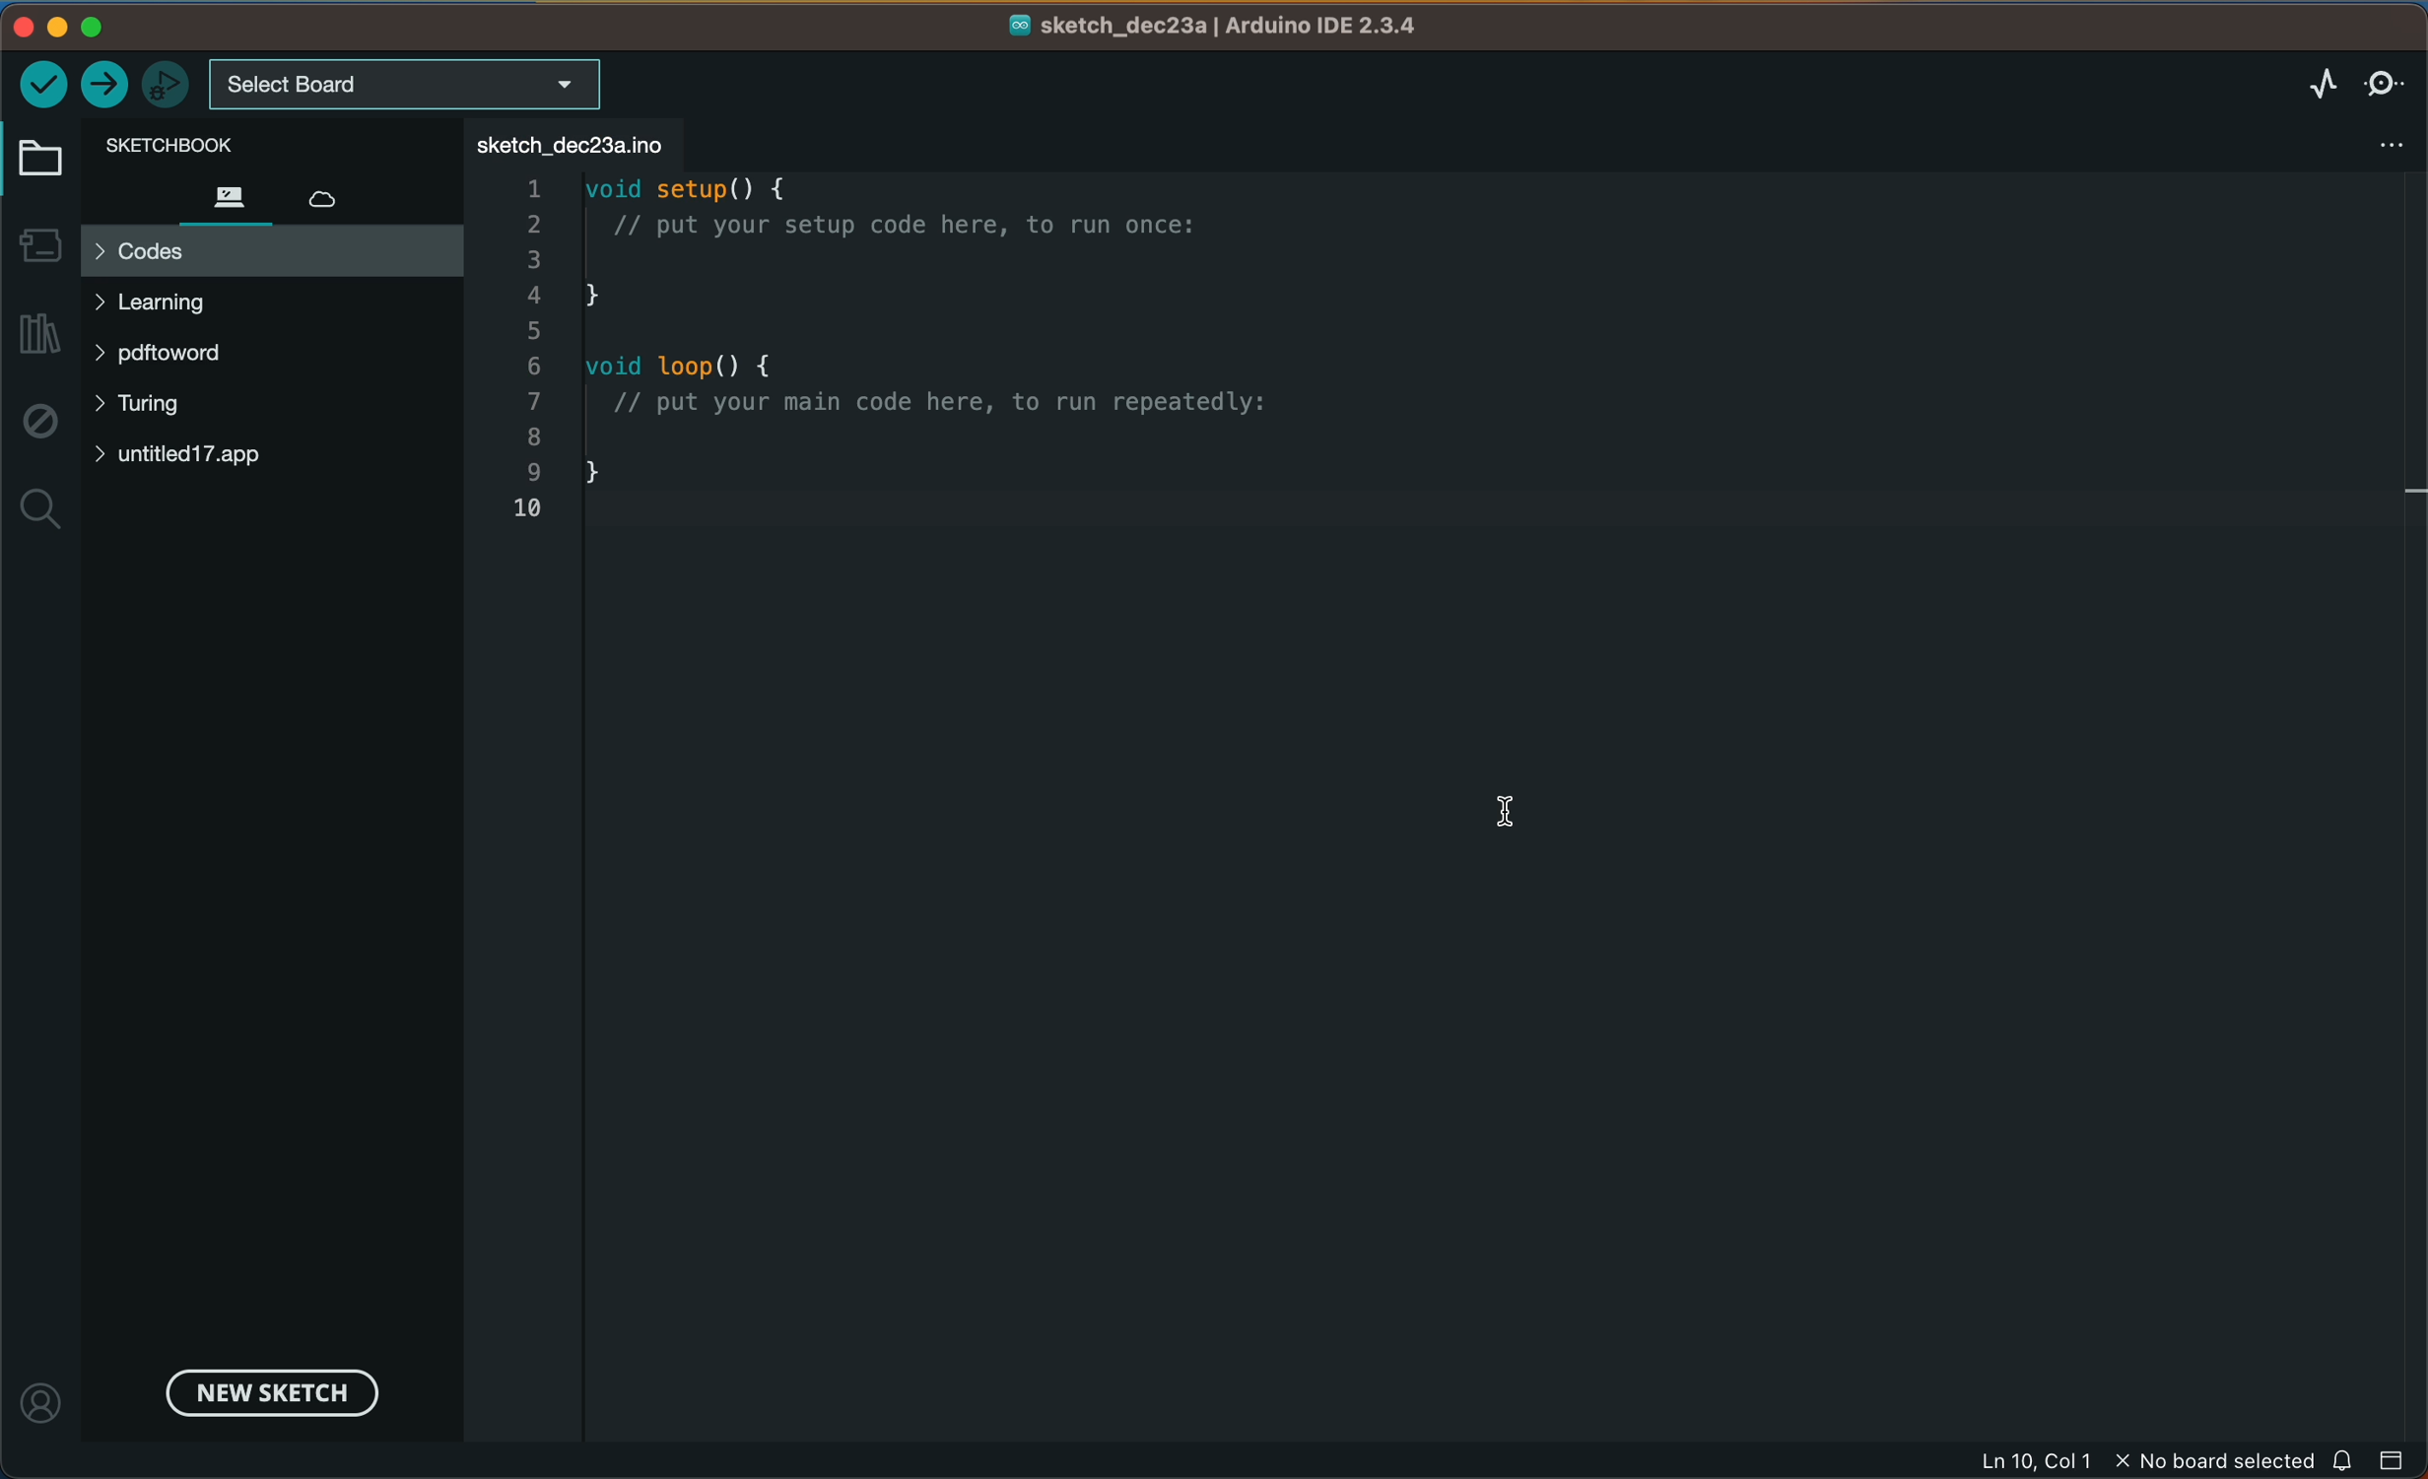 The height and width of the screenshot is (1479, 2428). Describe the element at coordinates (101, 86) in the screenshot. I see `upload` at that location.